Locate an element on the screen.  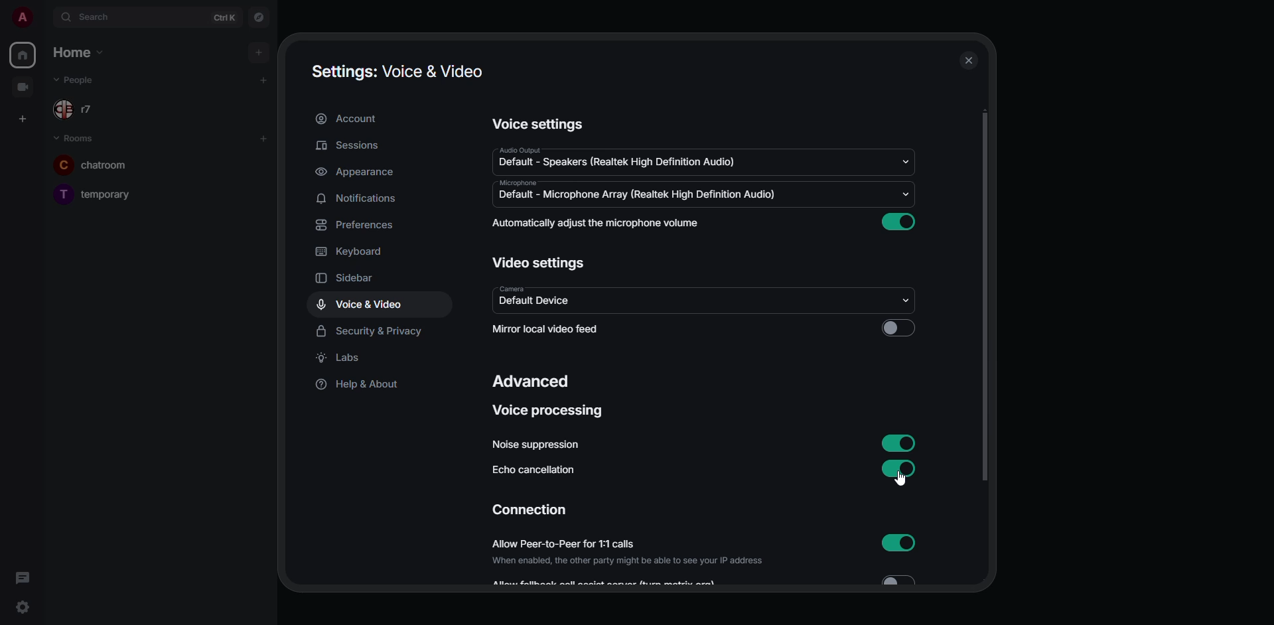
notifications is located at coordinates (358, 198).